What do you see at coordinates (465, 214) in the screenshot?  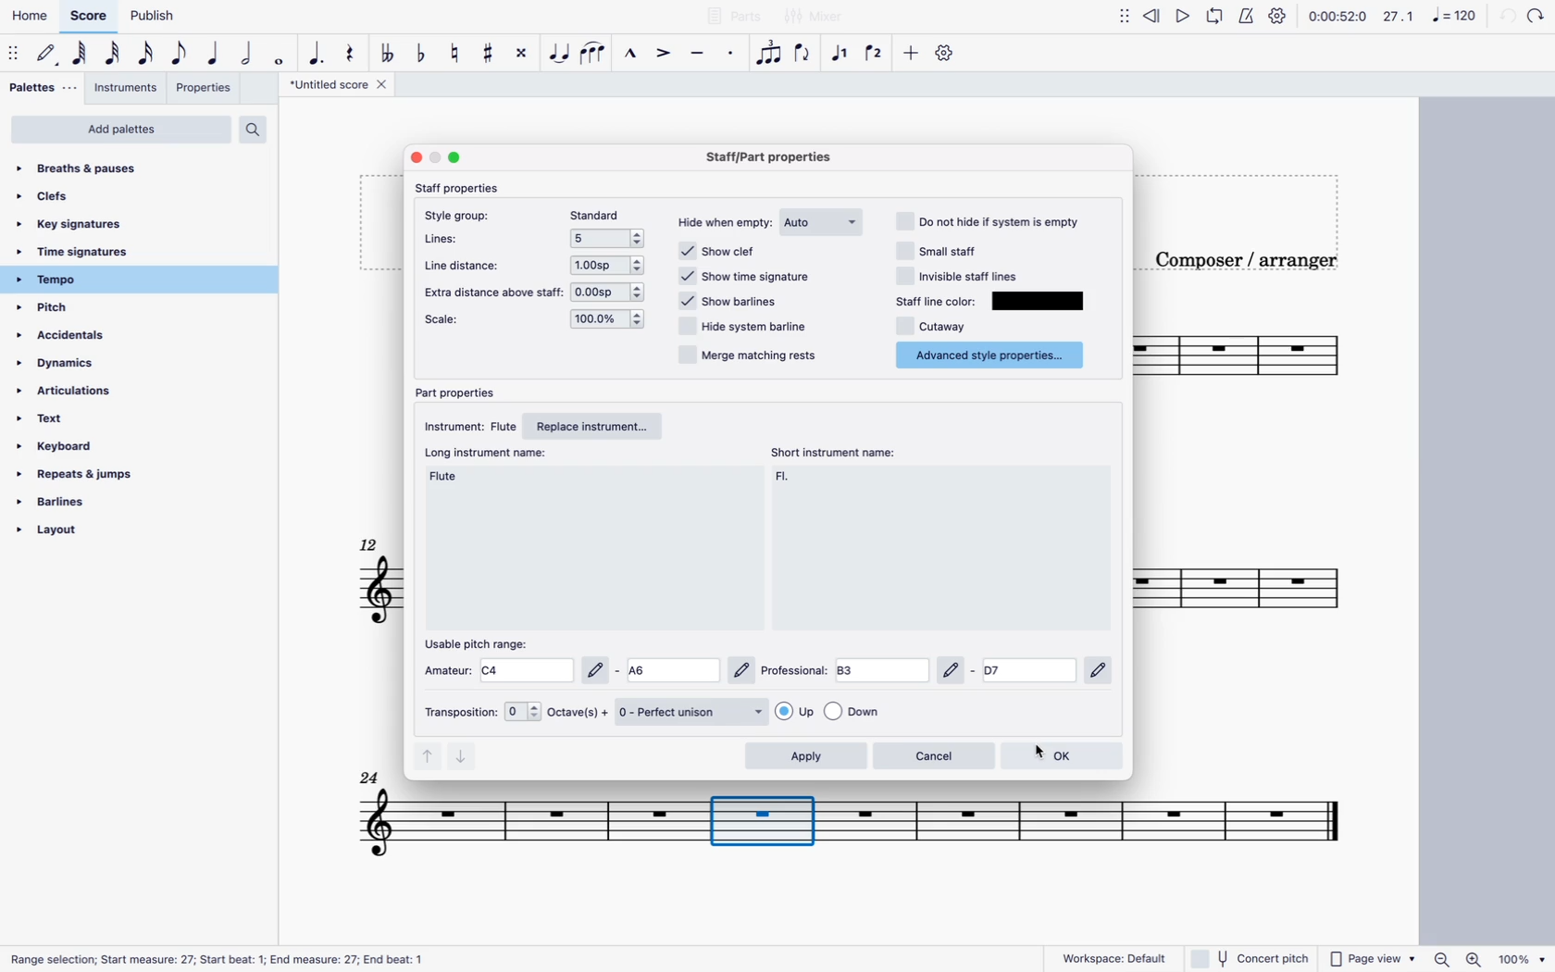 I see `style group` at bounding box center [465, 214].